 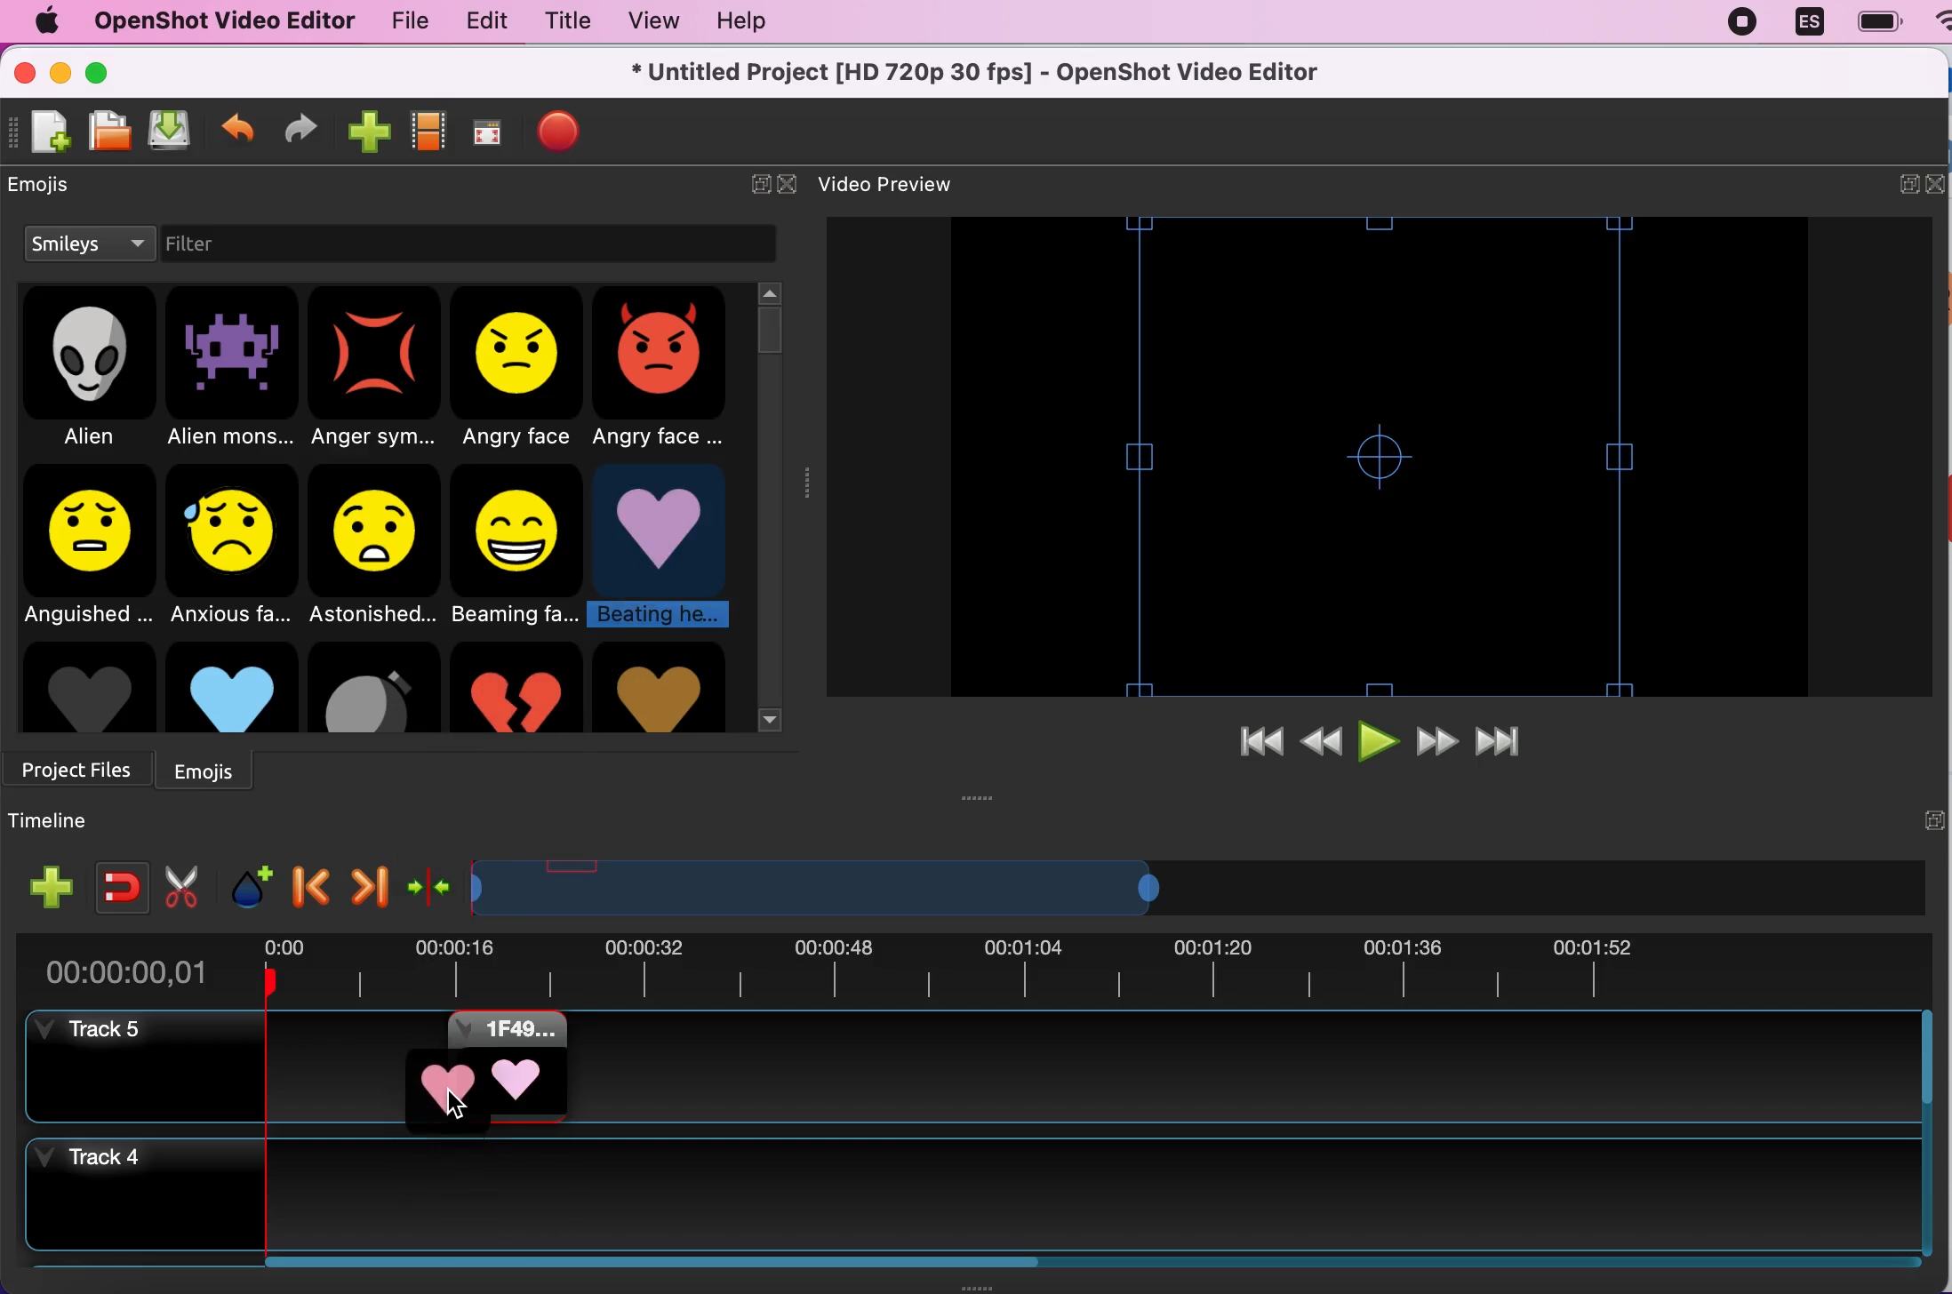 I want to click on jump to start, so click(x=1261, y=742).